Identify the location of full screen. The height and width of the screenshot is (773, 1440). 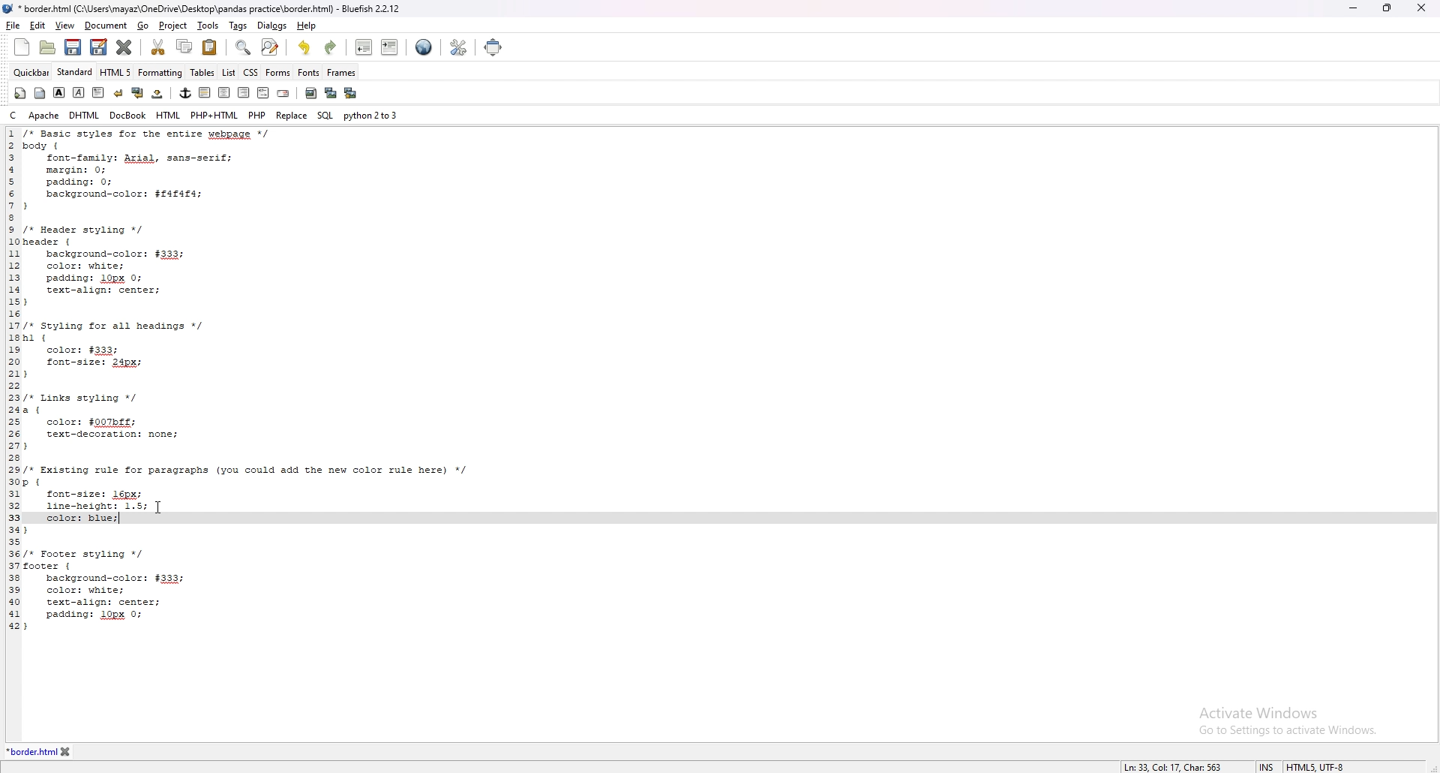
(501, 51).